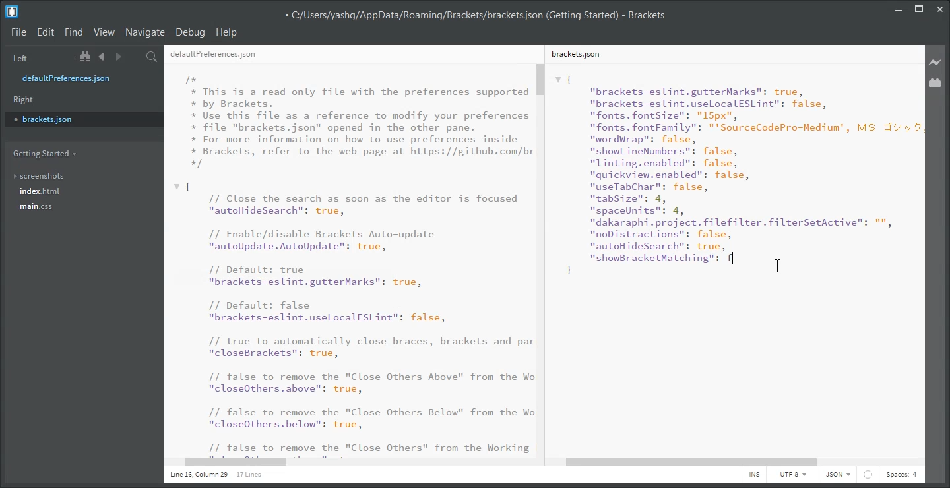 This screenshot has height=488, width=950. I want to click on Left, so click(18, 57).